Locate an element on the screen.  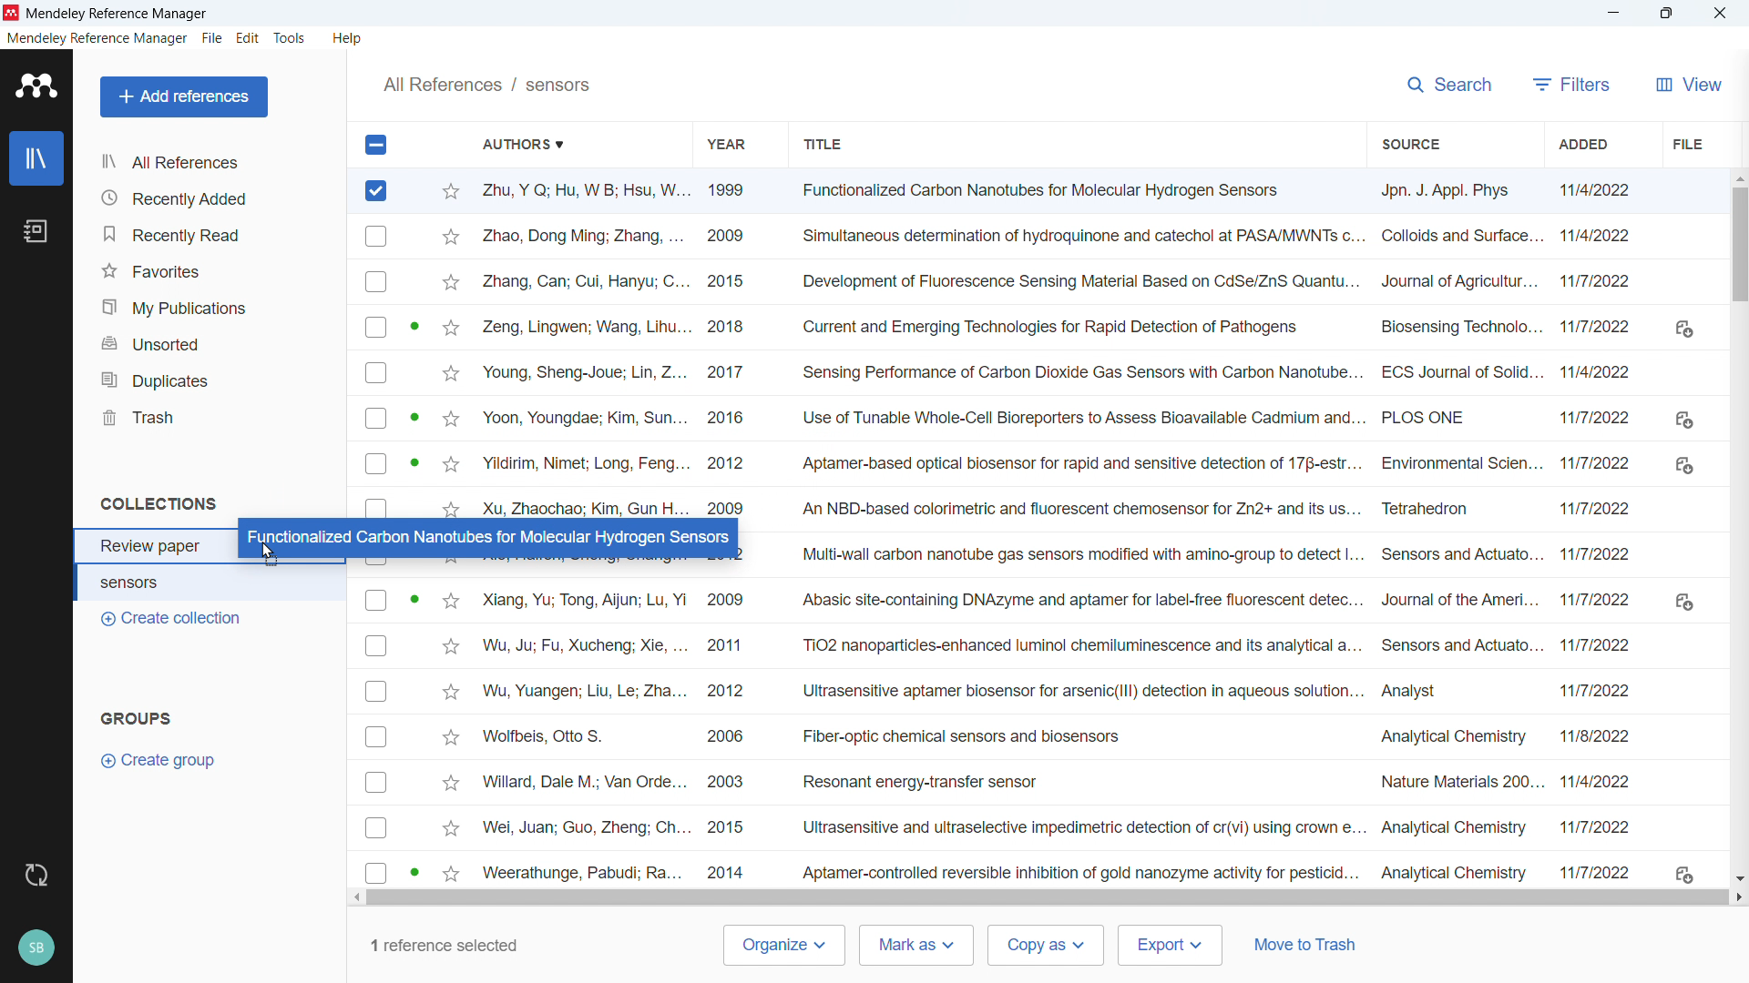
Scroll down  is located at coordinates (1738, 878).